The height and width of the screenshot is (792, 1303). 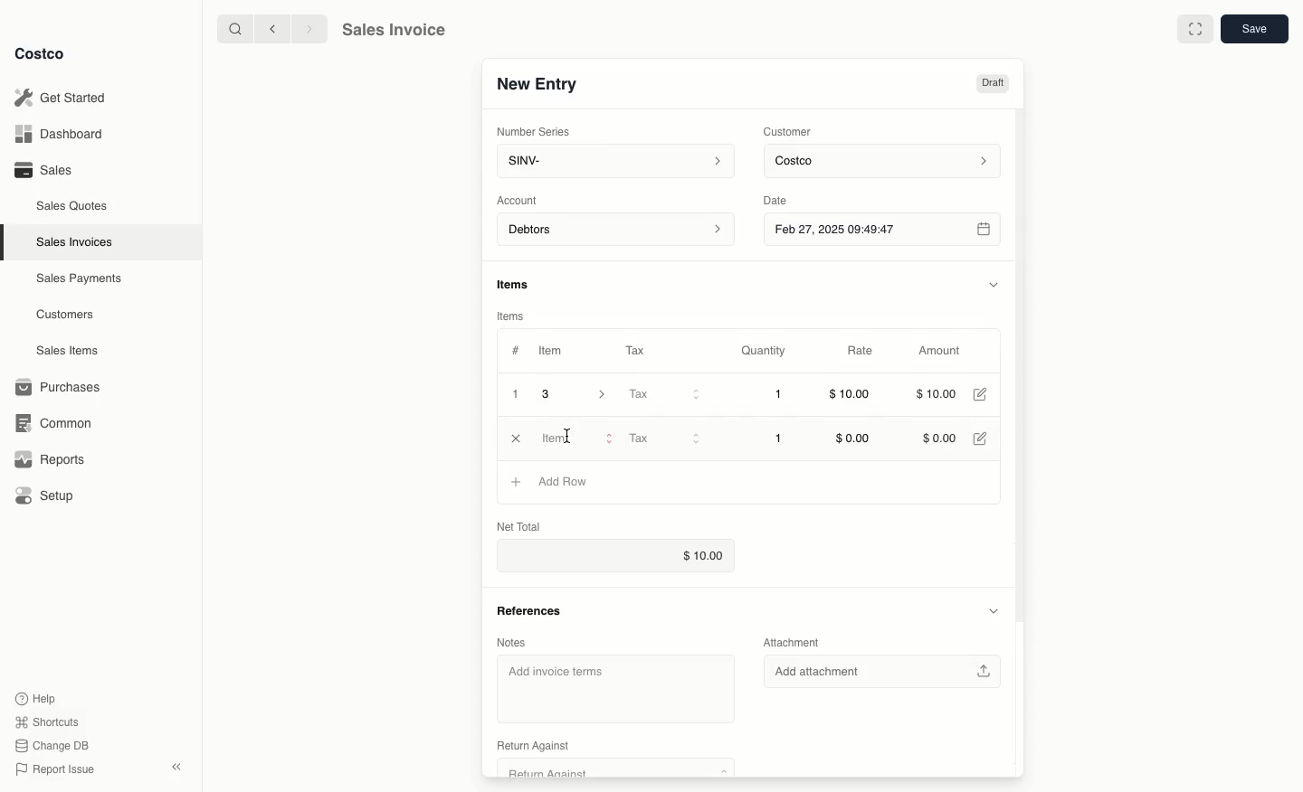 I want to click on Sales Invoices, so click(x=77, y=241).